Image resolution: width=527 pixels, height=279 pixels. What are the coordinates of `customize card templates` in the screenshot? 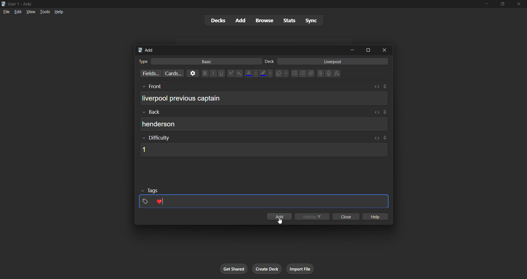 It's located at (173, 73).